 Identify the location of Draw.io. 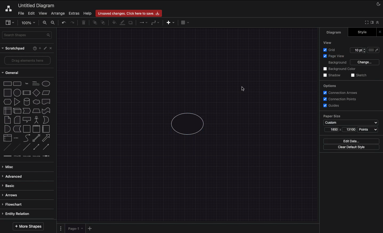
(7, 9).